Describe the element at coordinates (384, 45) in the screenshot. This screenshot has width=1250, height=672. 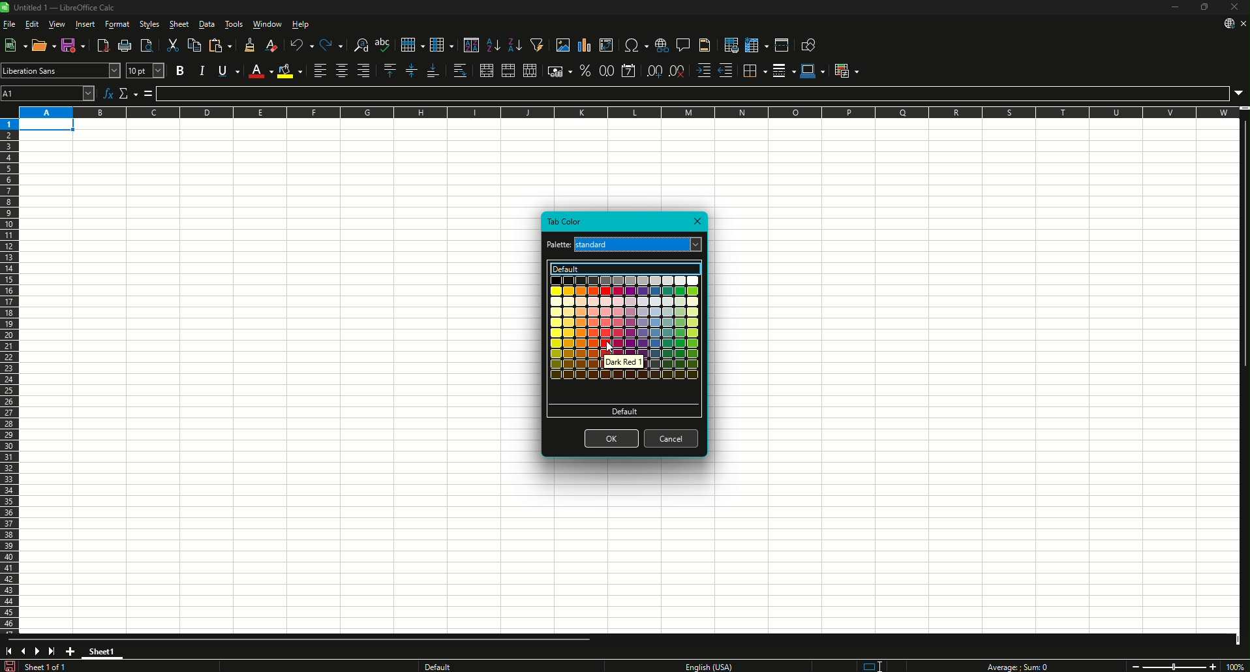
I see `Spelling` at that location.